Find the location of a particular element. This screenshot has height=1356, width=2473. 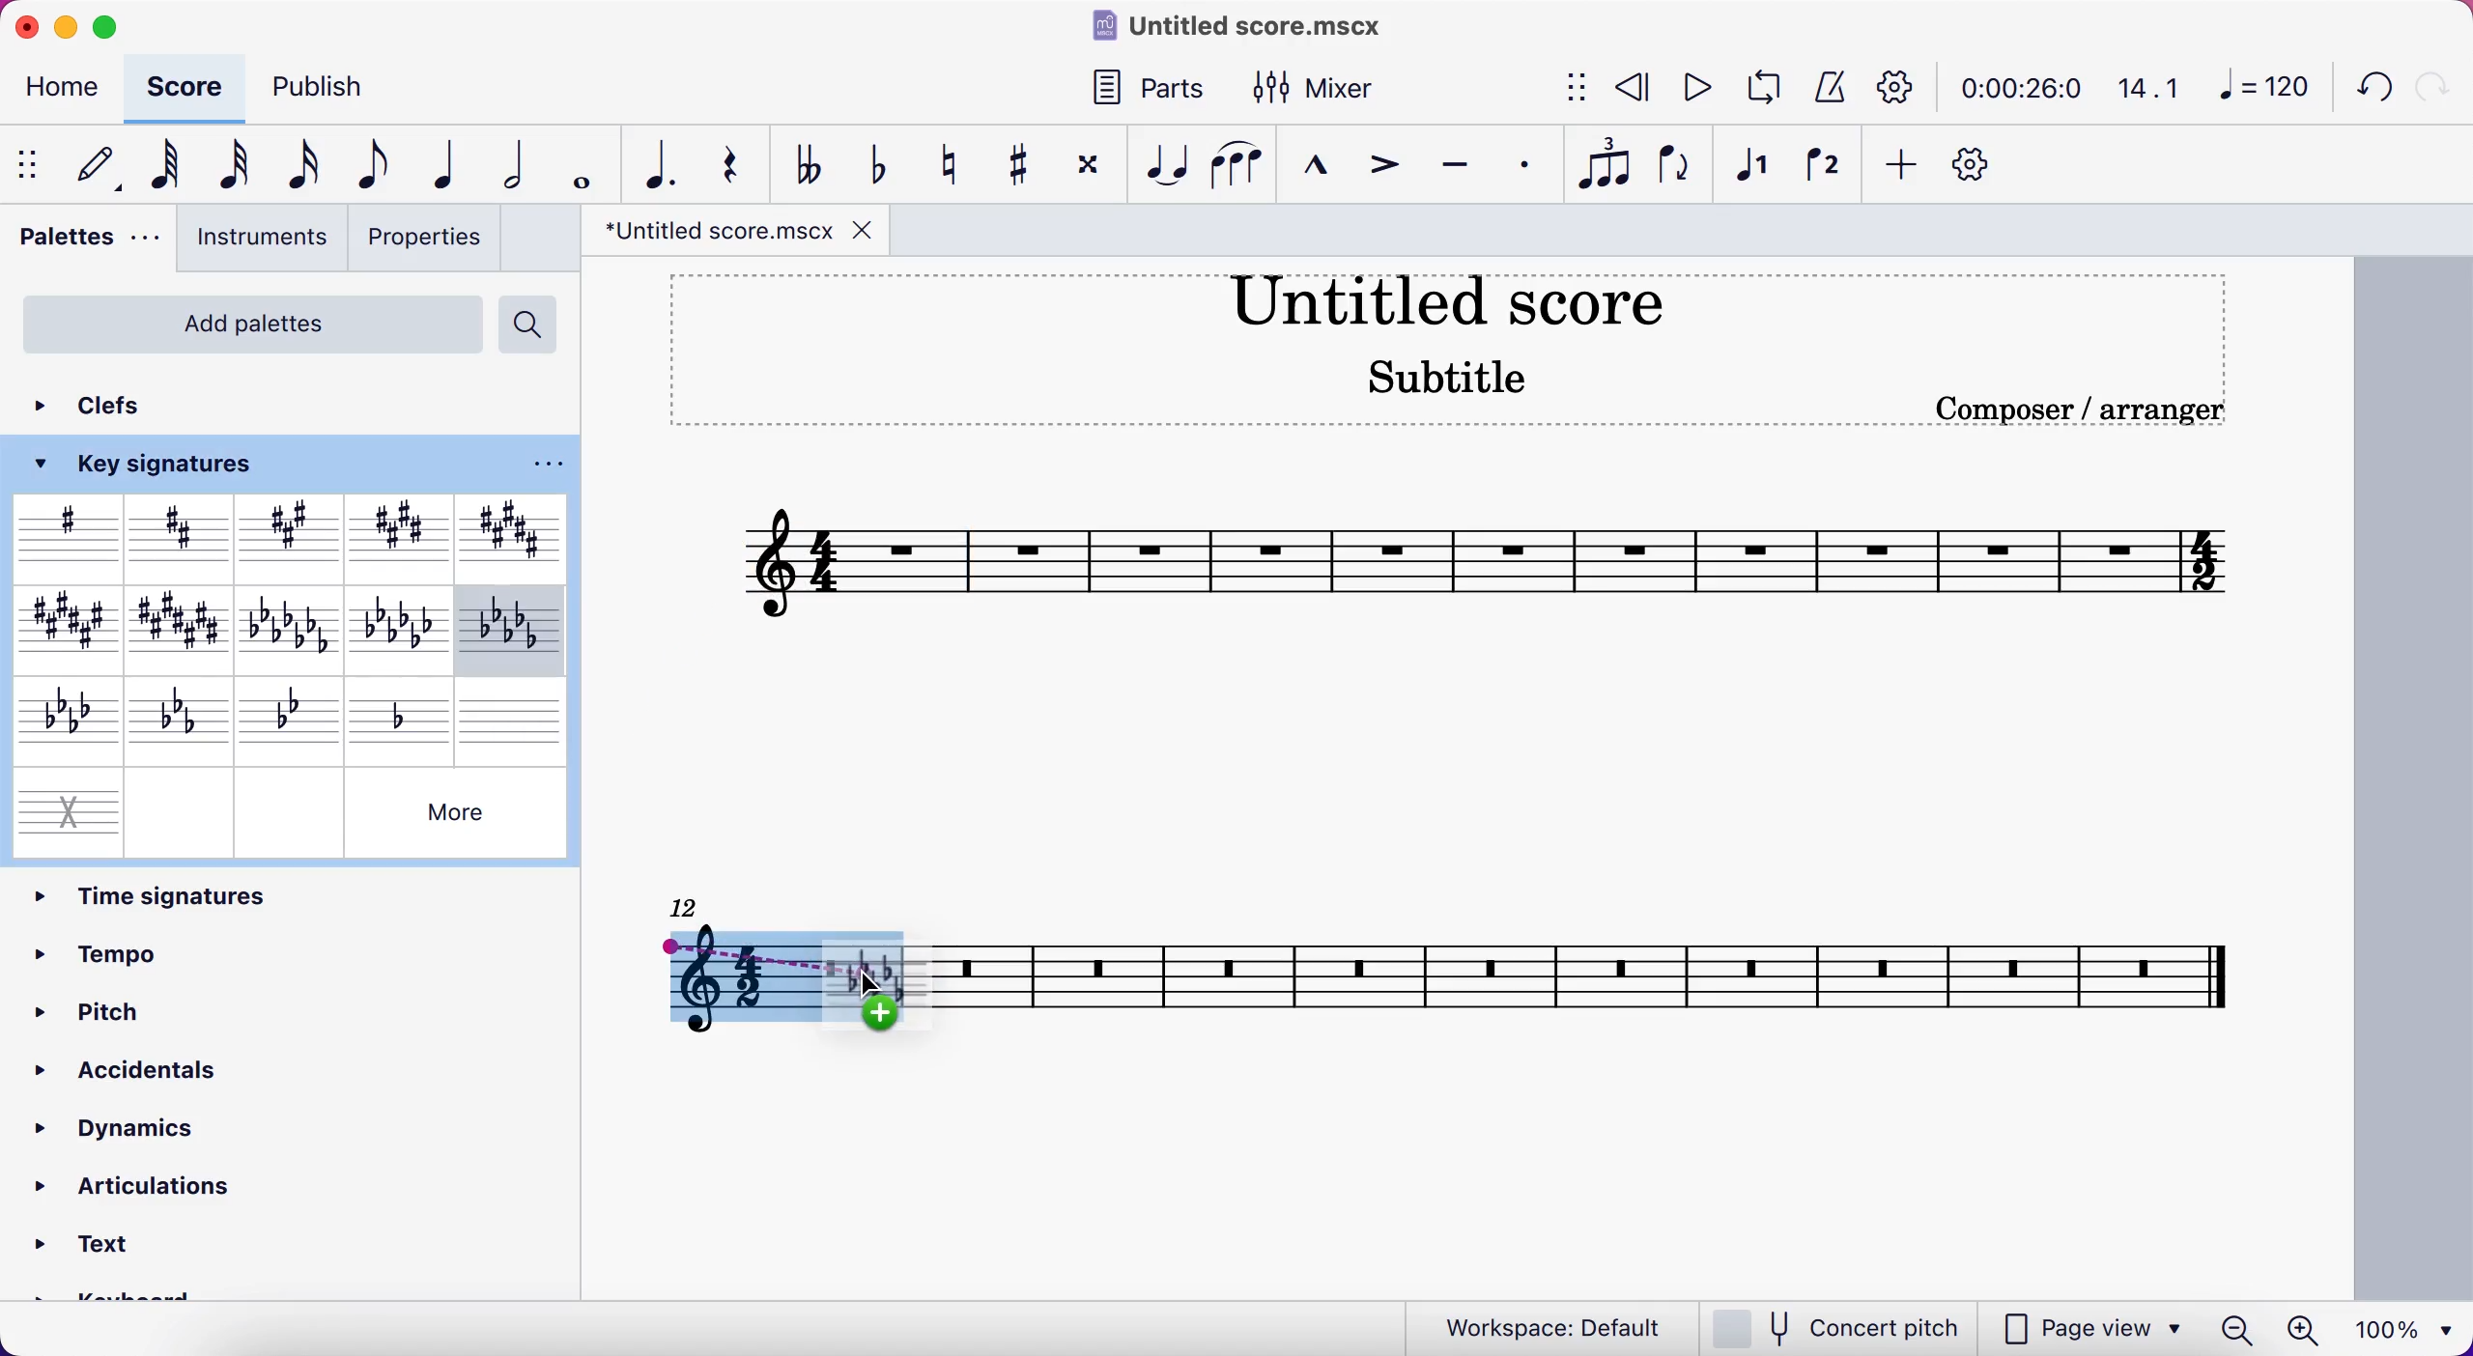

loop playback is located at coordinates (1760, 87).